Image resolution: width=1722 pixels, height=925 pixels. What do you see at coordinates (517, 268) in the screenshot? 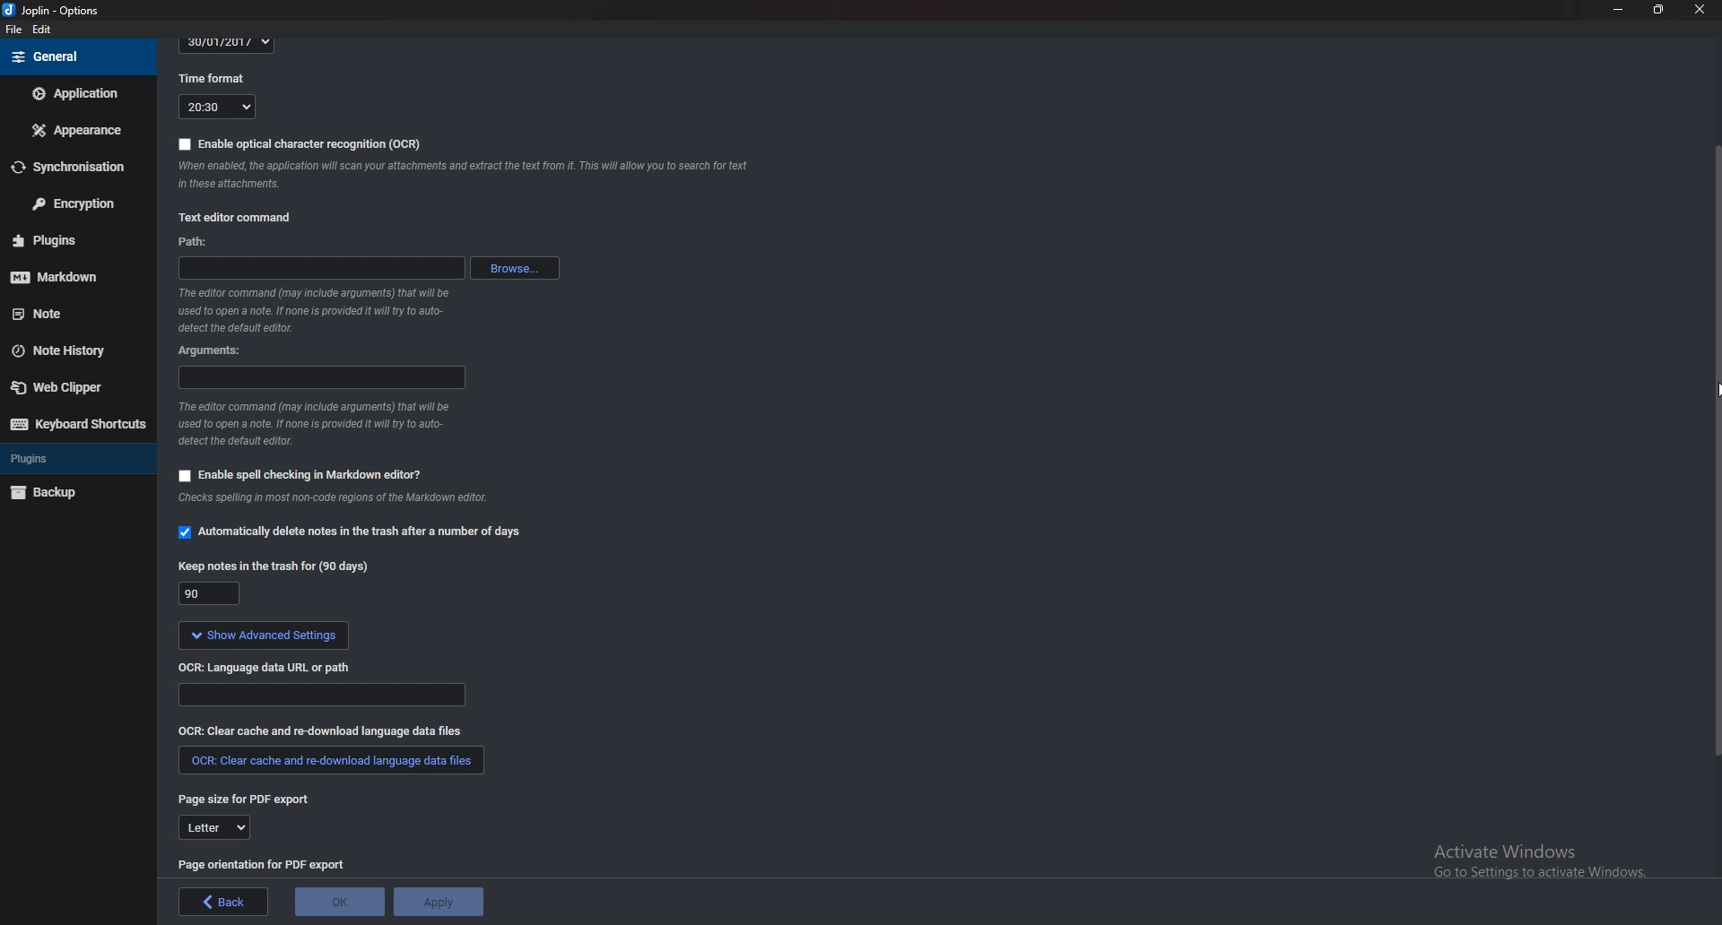
I see `browse` at bounding box center [517, 268].